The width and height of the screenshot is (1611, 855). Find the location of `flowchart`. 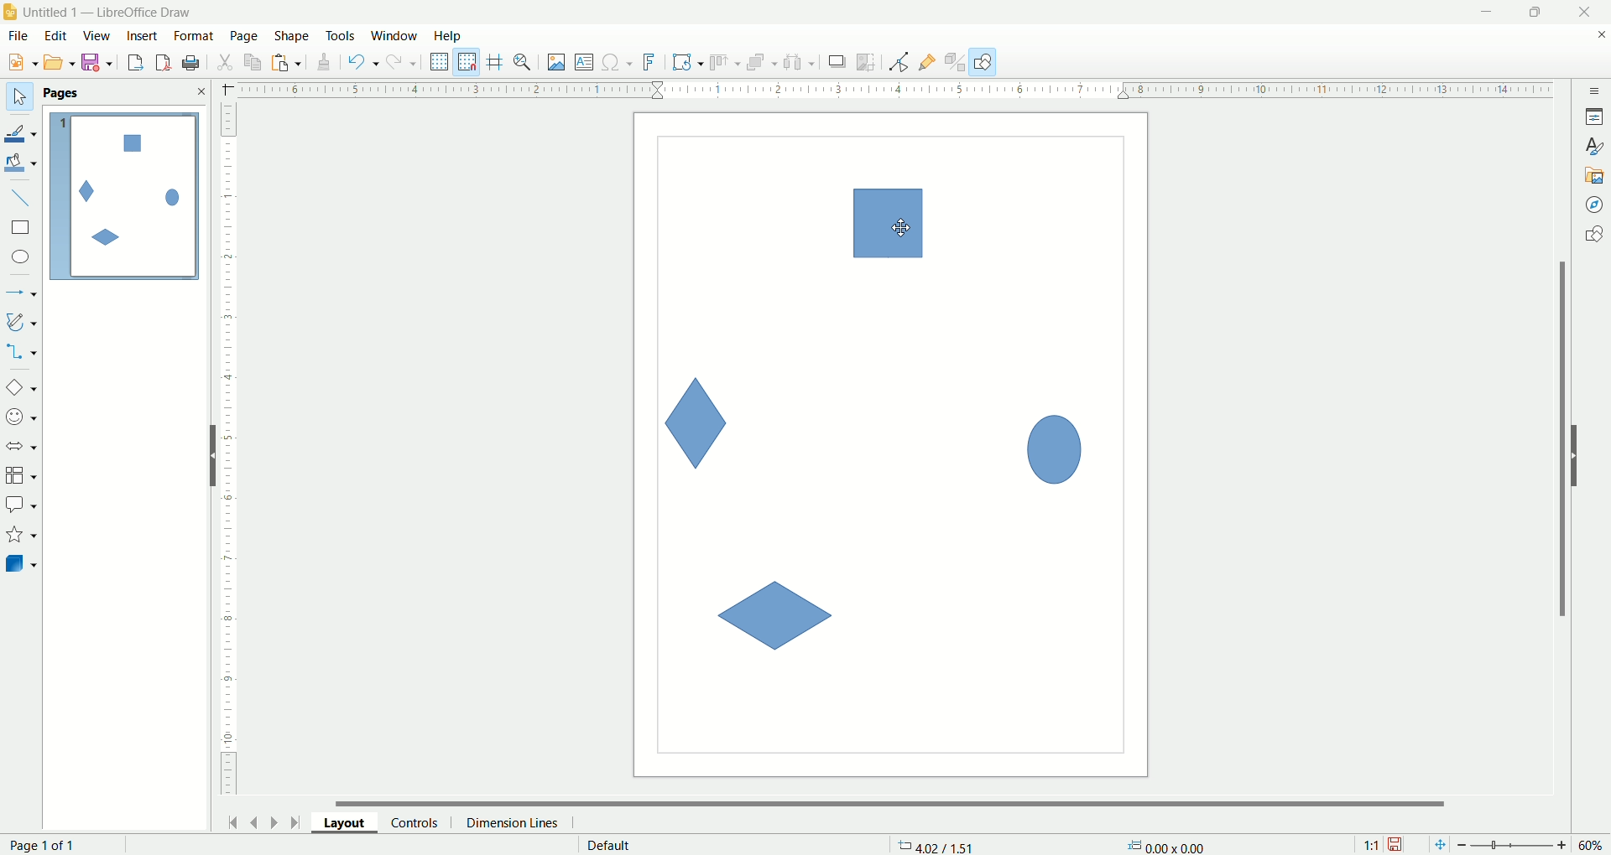

flowchart is located at coordinates (22, 476).